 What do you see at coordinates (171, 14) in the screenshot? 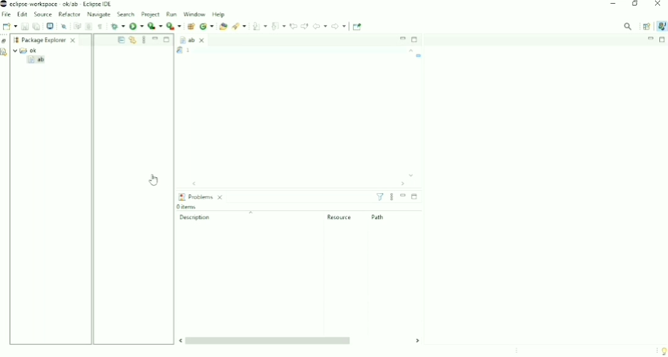
I see `Run` at bounding box center [171, 14].